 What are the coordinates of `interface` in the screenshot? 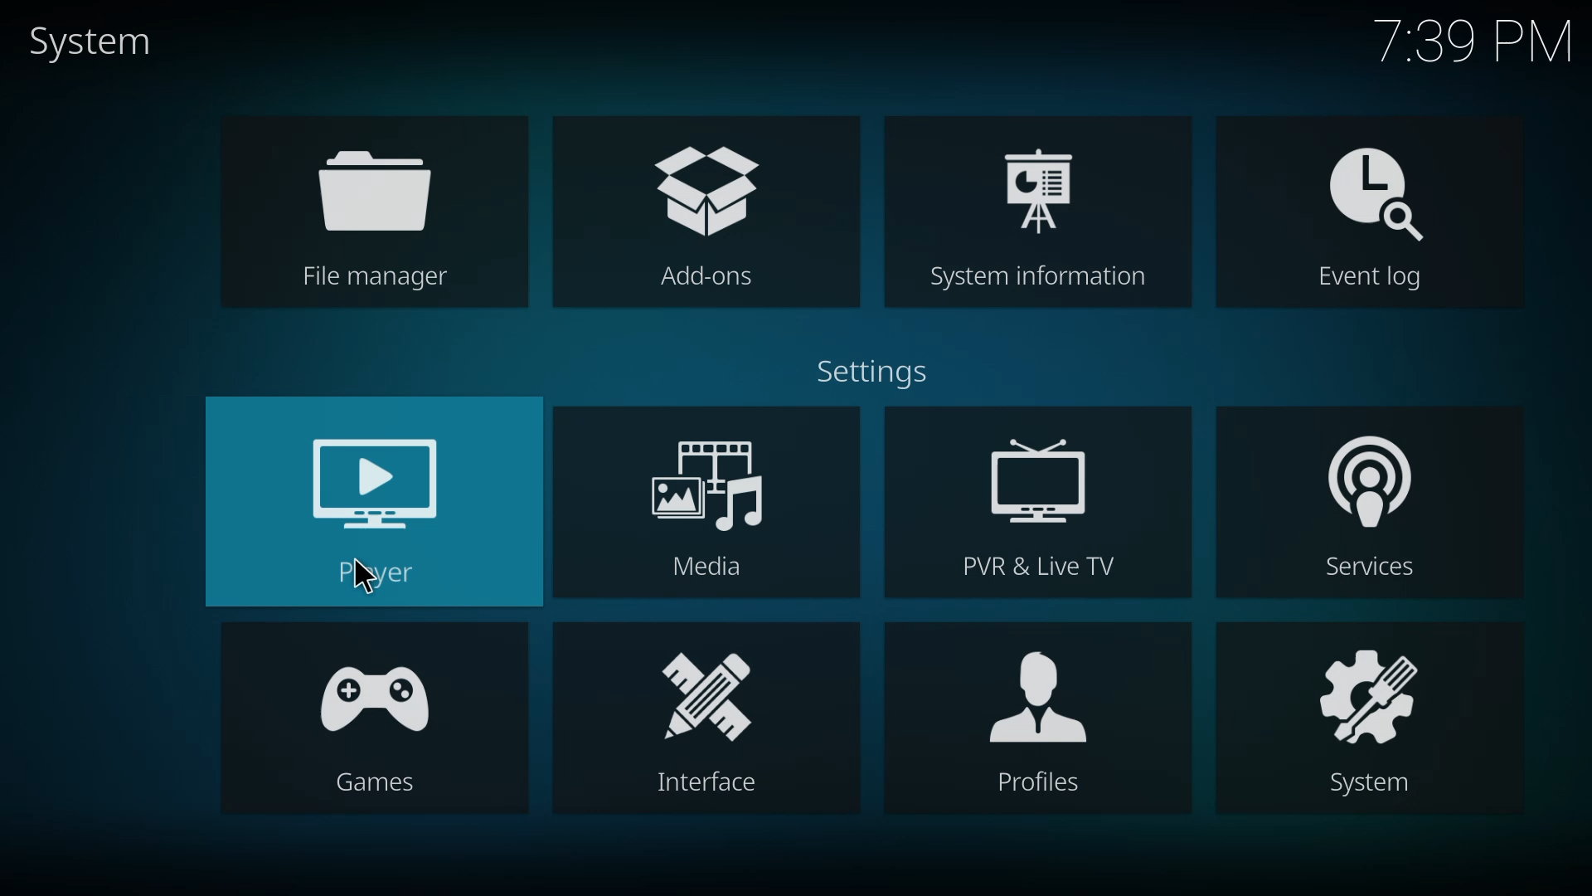 It's located at (704, 723).